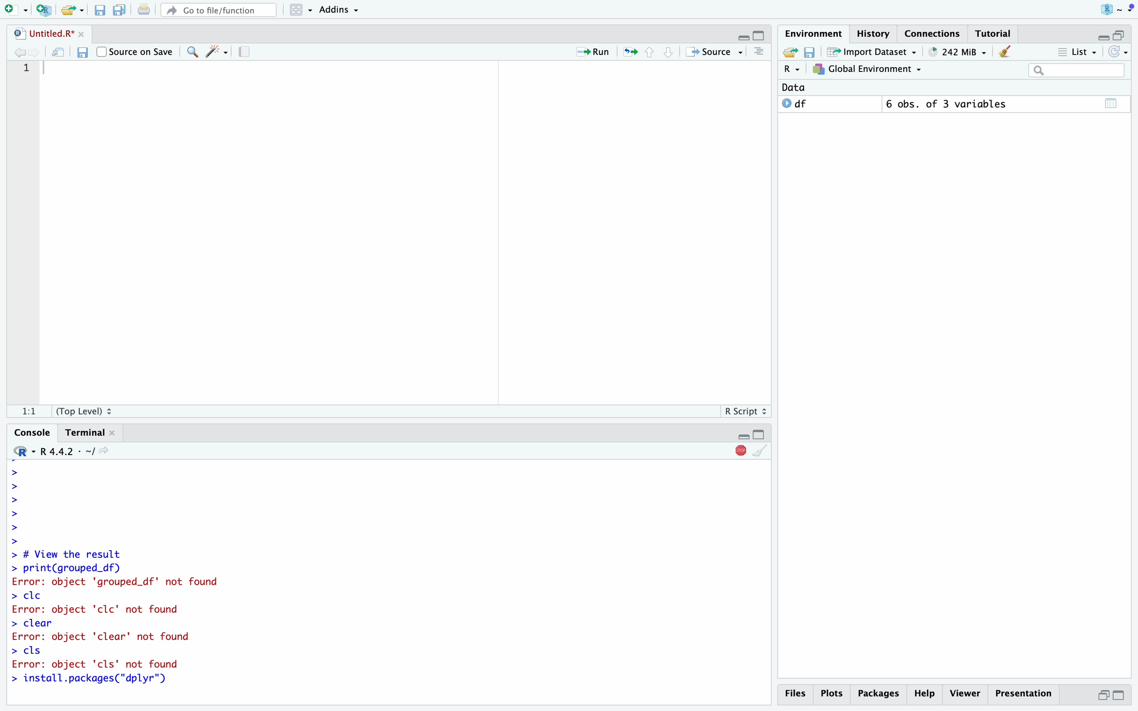 The height and width of the screenshot is (711, 1138). Describe the element at coordinates (18, 53) in the screenshot. I see `Go to previous location` at that location.